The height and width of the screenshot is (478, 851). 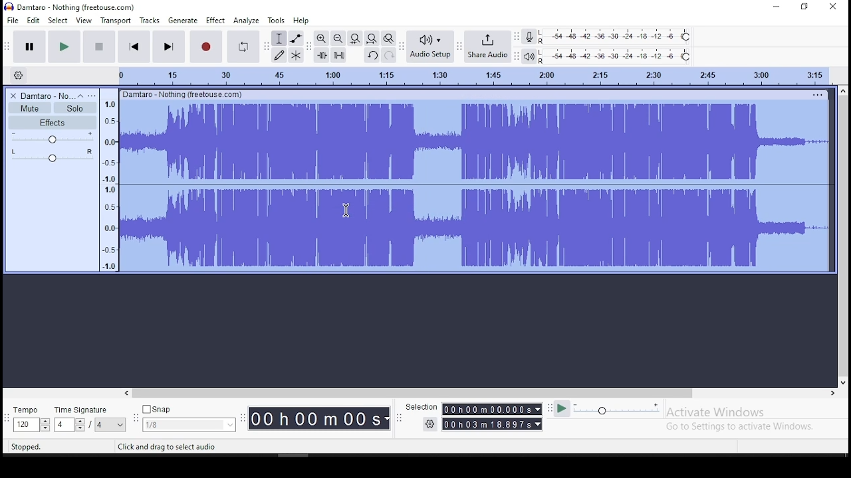 I want to click on minimize, so click(x=773, y=7).